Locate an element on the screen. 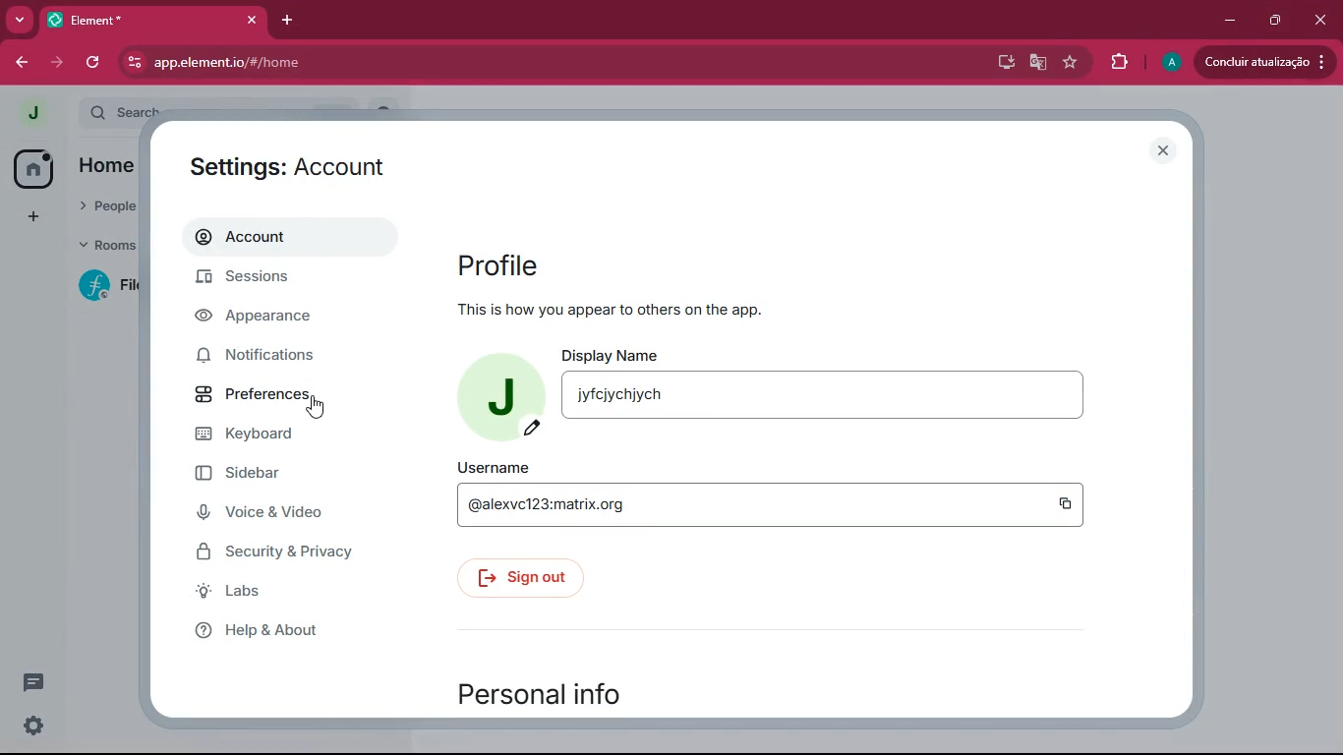 The width and height of the screenshot is (1343, 755). profile is located at coordinates (506, 262).